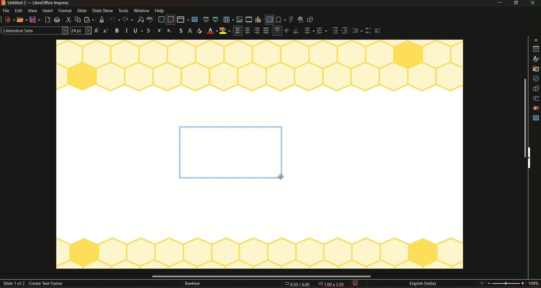 Image resolution: width=541 pixels, height=288 pixels. What do you see at coordinates (159, 31) in the screenshot?
I see `icon` at bounding box center [159, 31].